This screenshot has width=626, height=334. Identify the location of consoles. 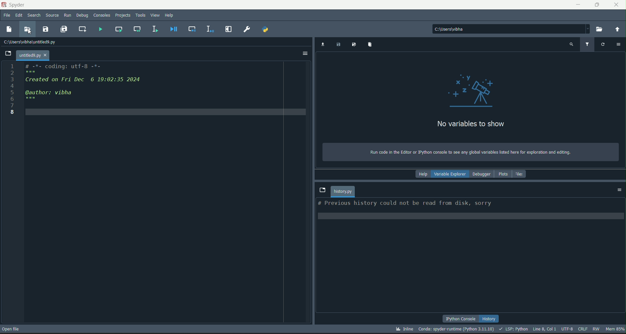
(102, 16).